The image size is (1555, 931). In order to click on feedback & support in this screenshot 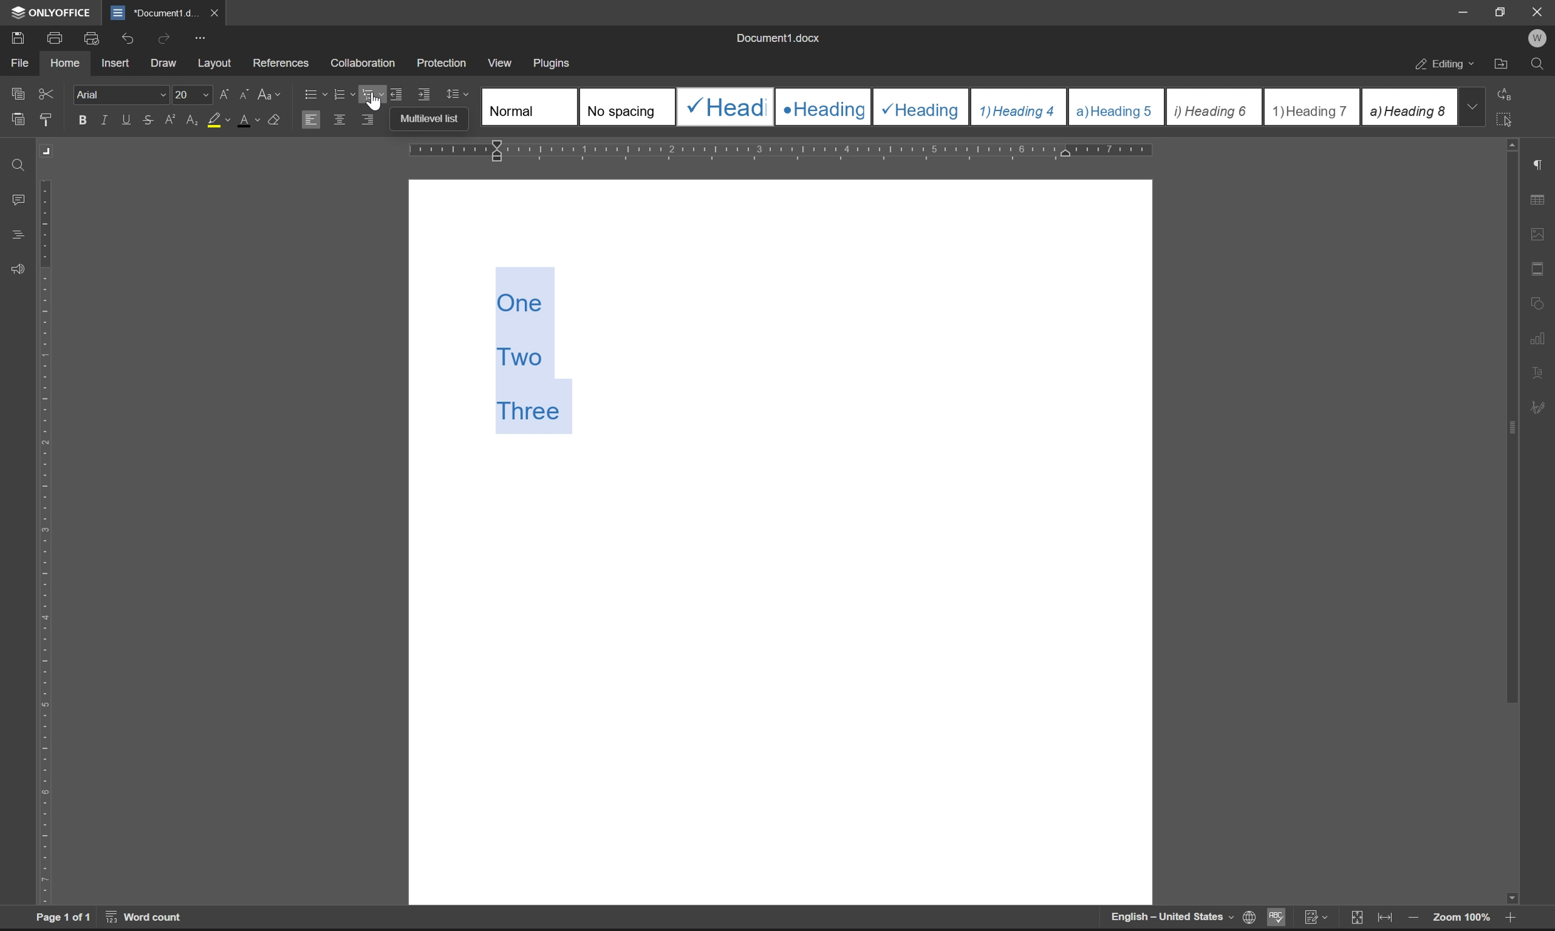, I will do `click(19, 270)`.